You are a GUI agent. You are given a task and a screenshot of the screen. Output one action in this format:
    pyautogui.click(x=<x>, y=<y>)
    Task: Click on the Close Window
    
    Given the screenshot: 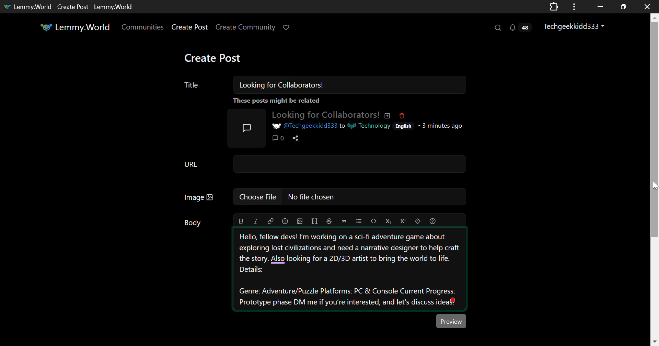 What is the action you would take?
    pyautogui.click(x=645, y=7)
    